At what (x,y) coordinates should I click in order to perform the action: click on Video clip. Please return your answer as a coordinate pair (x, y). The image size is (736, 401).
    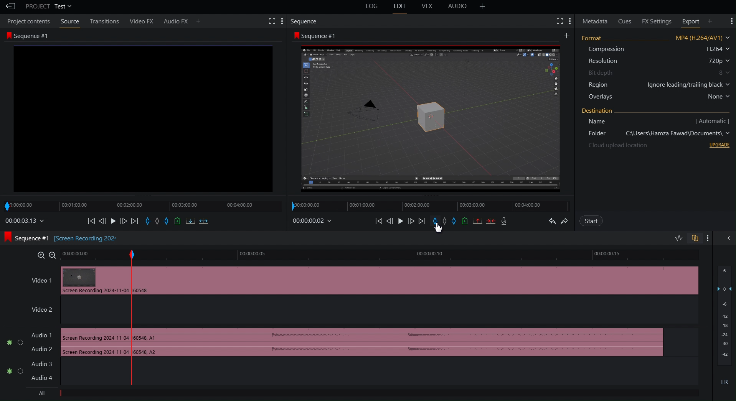
    Looking at the image, I should click on (90, 282).